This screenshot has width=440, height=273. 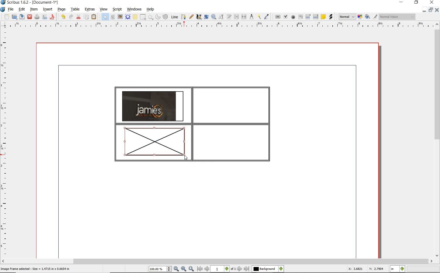 I want to click on zoom out, so click(x=176, y=269).